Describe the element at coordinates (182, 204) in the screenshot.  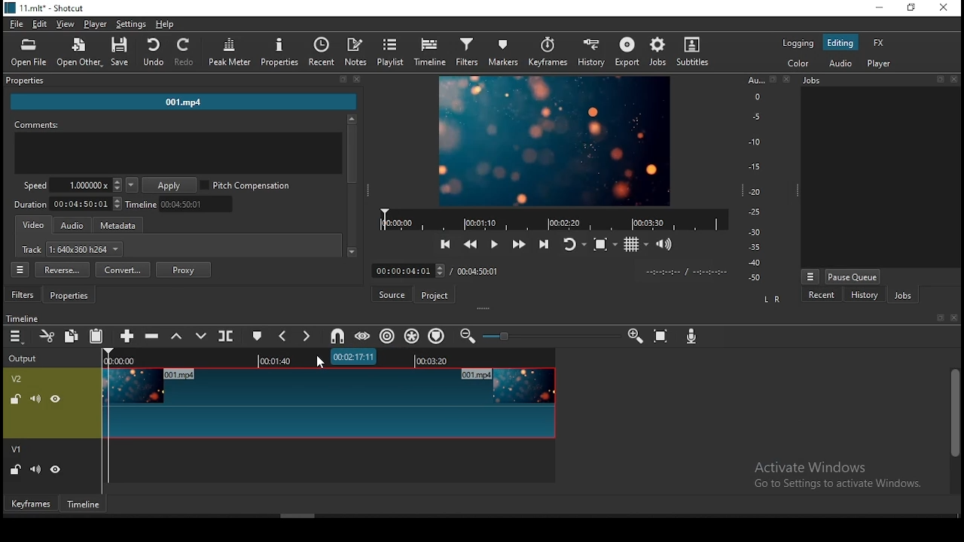
I see `timeline` at that location.